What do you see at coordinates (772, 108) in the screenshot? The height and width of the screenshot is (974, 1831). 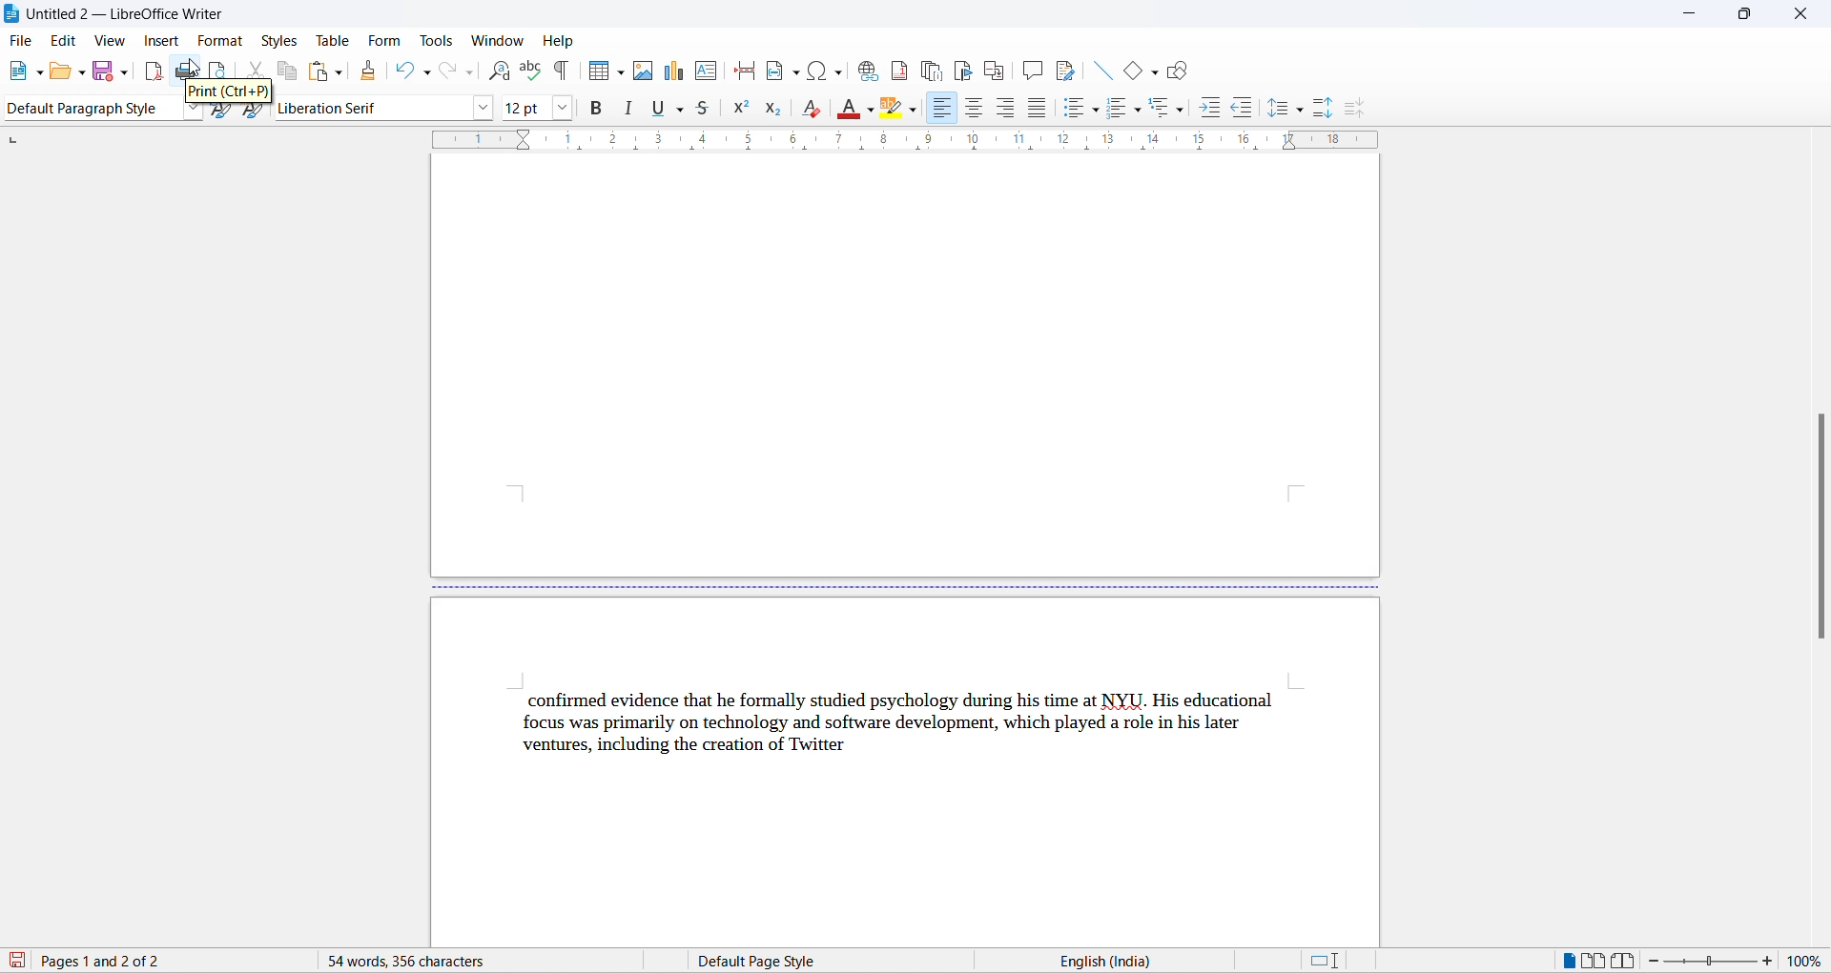 I see `subscript` at bounding box center [772, 108].